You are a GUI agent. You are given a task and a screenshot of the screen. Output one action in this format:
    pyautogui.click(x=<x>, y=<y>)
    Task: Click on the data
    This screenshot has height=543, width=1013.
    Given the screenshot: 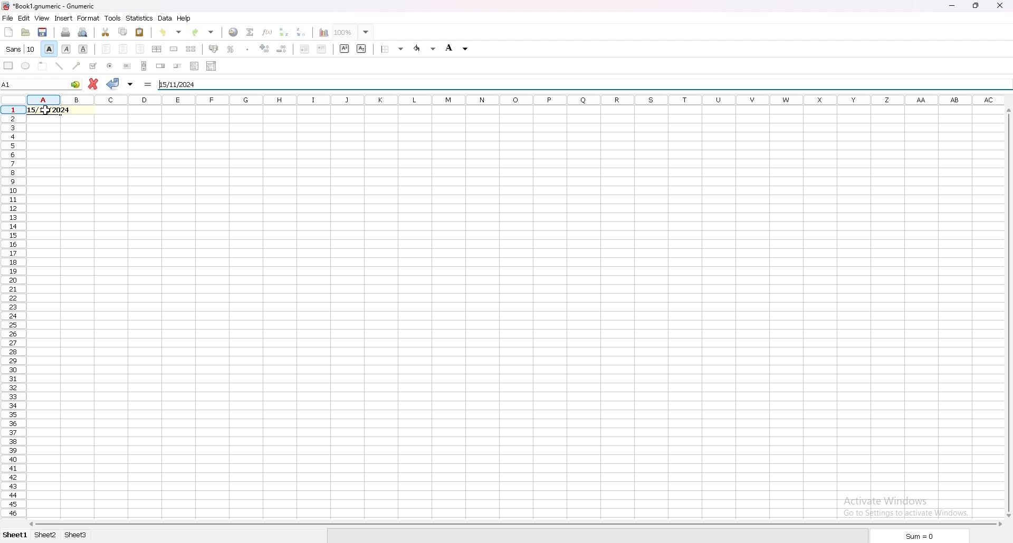 What is the action you would take?
    pyautogui.click(x=166, y=18)
    